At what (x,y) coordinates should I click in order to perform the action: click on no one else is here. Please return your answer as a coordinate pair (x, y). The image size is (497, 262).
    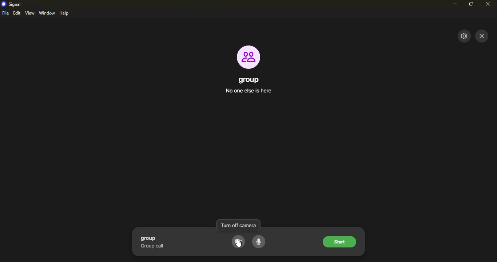
    Looking at the image, I should click on (249, 92).